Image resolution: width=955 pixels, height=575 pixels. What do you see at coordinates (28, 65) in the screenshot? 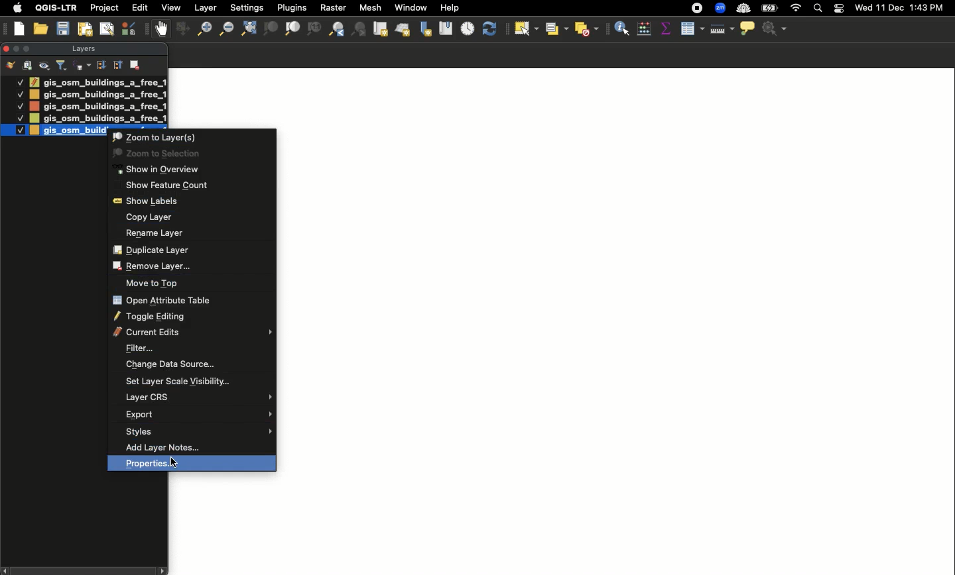
I see `Add group` at bounding box center [28, 65].